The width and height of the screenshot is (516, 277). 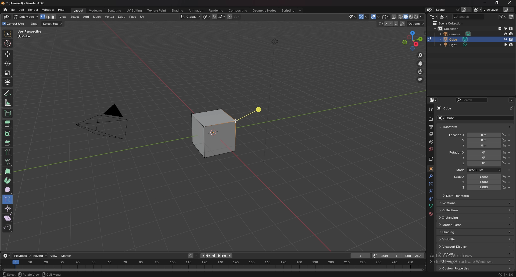 What do you see at coordinates (264, 10) in the screenshot?
I see `geometry nodes` at bounding box center [264, 10].